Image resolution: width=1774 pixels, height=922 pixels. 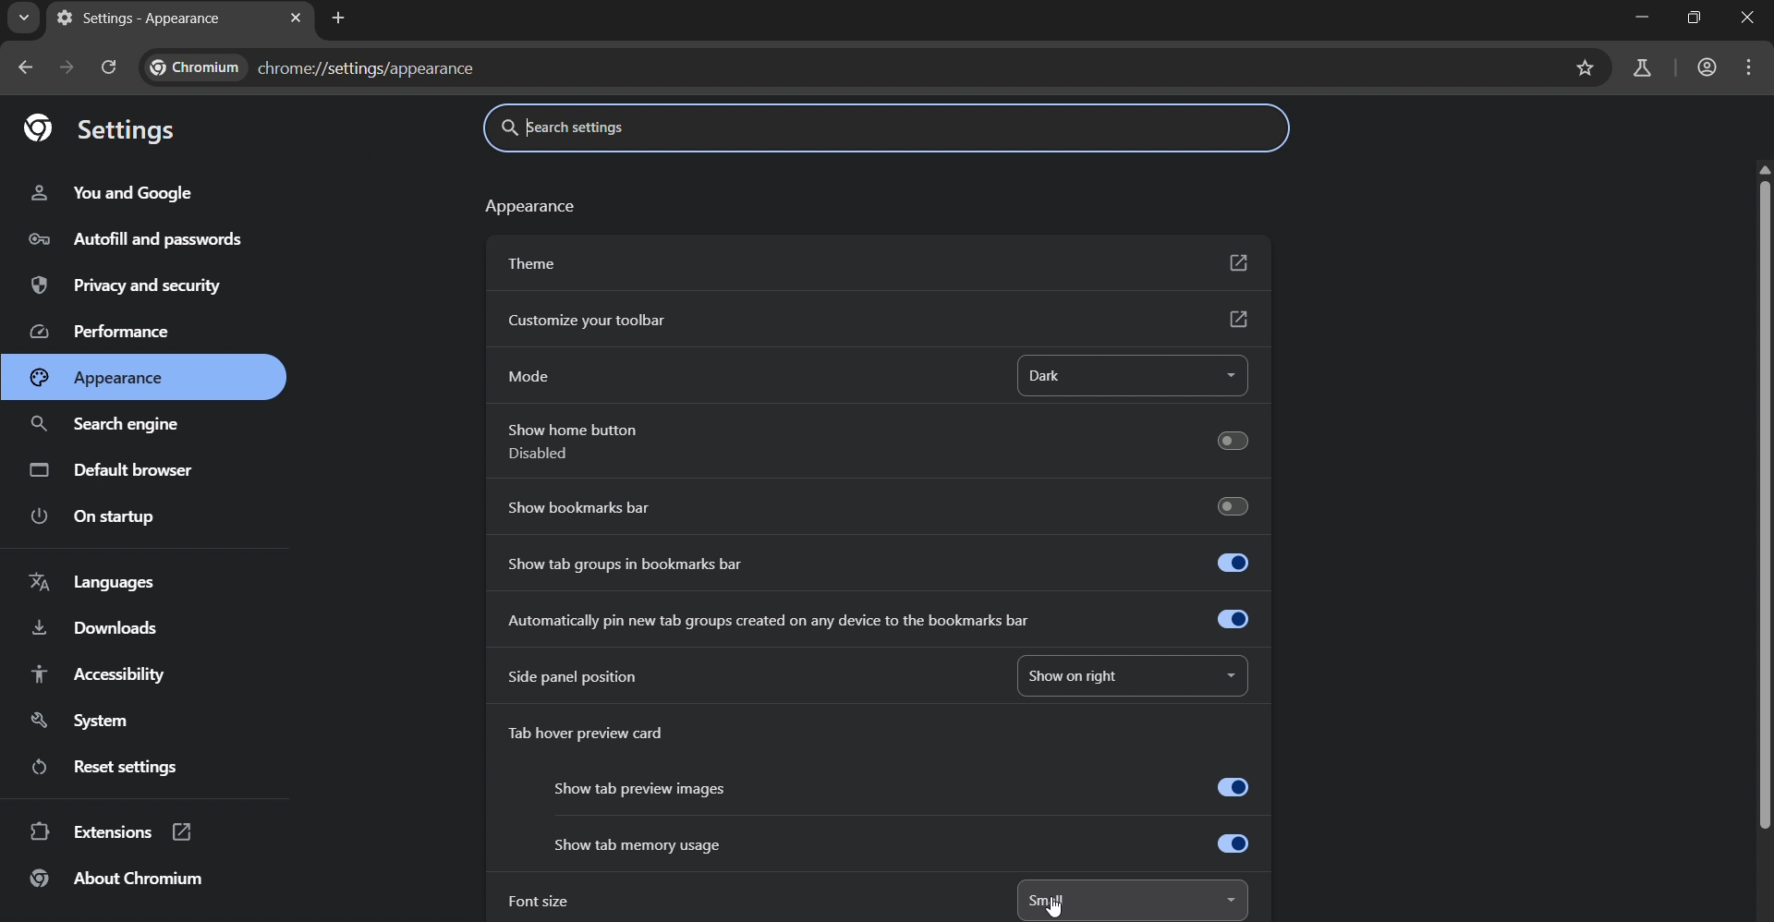 What do you see at coordinates (905, 790) in the screenshot?
I see `show tab preview images` at bounding box center [905, 790].